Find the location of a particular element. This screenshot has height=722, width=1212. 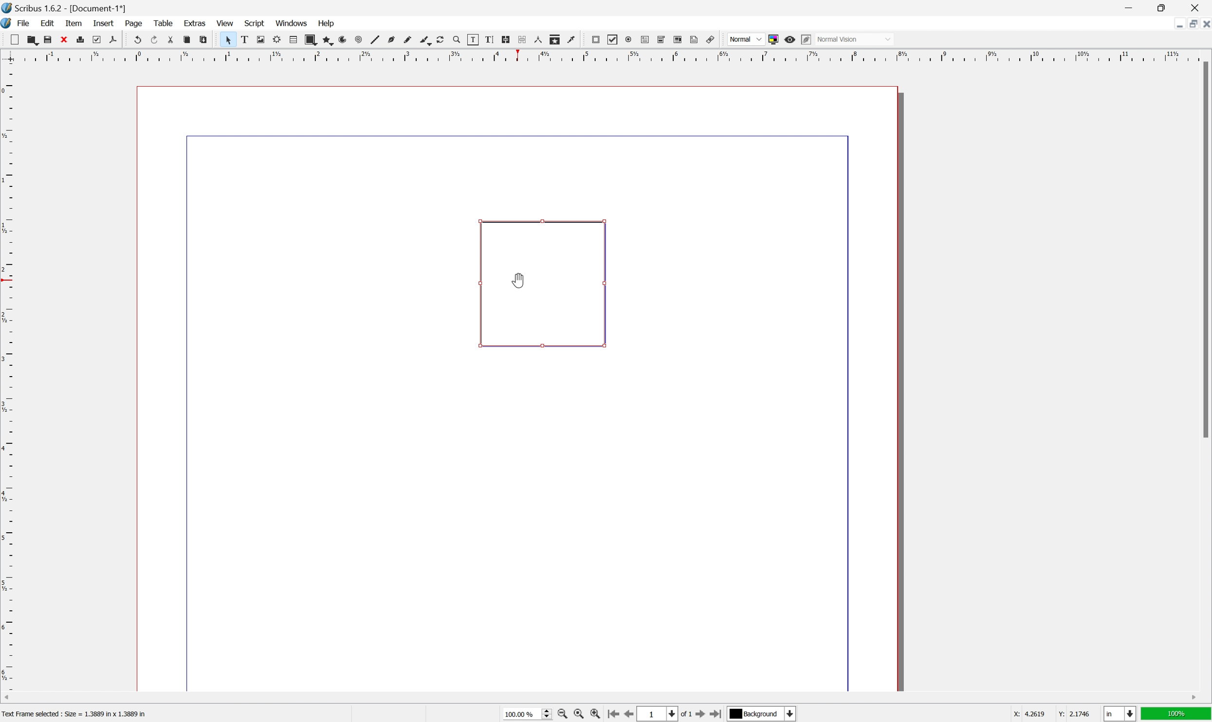

toggle color management system is located at coordinates (773, 40).